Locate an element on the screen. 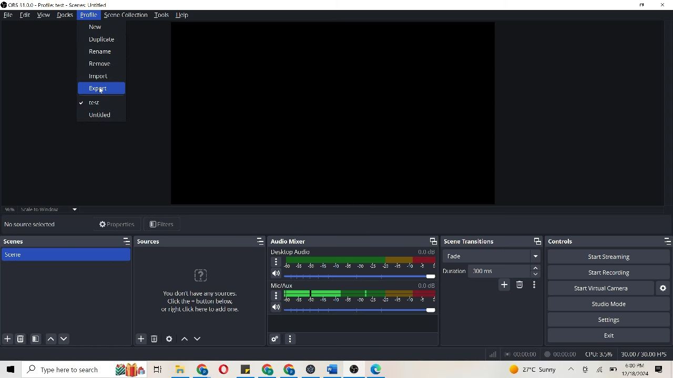  recordings time is located at coordinates (542, 353).